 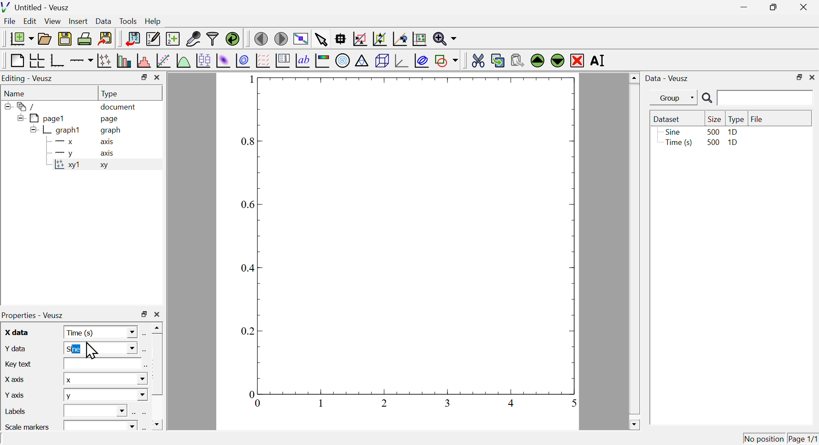 I want to click on polar graph, so click(x=343, y=61).